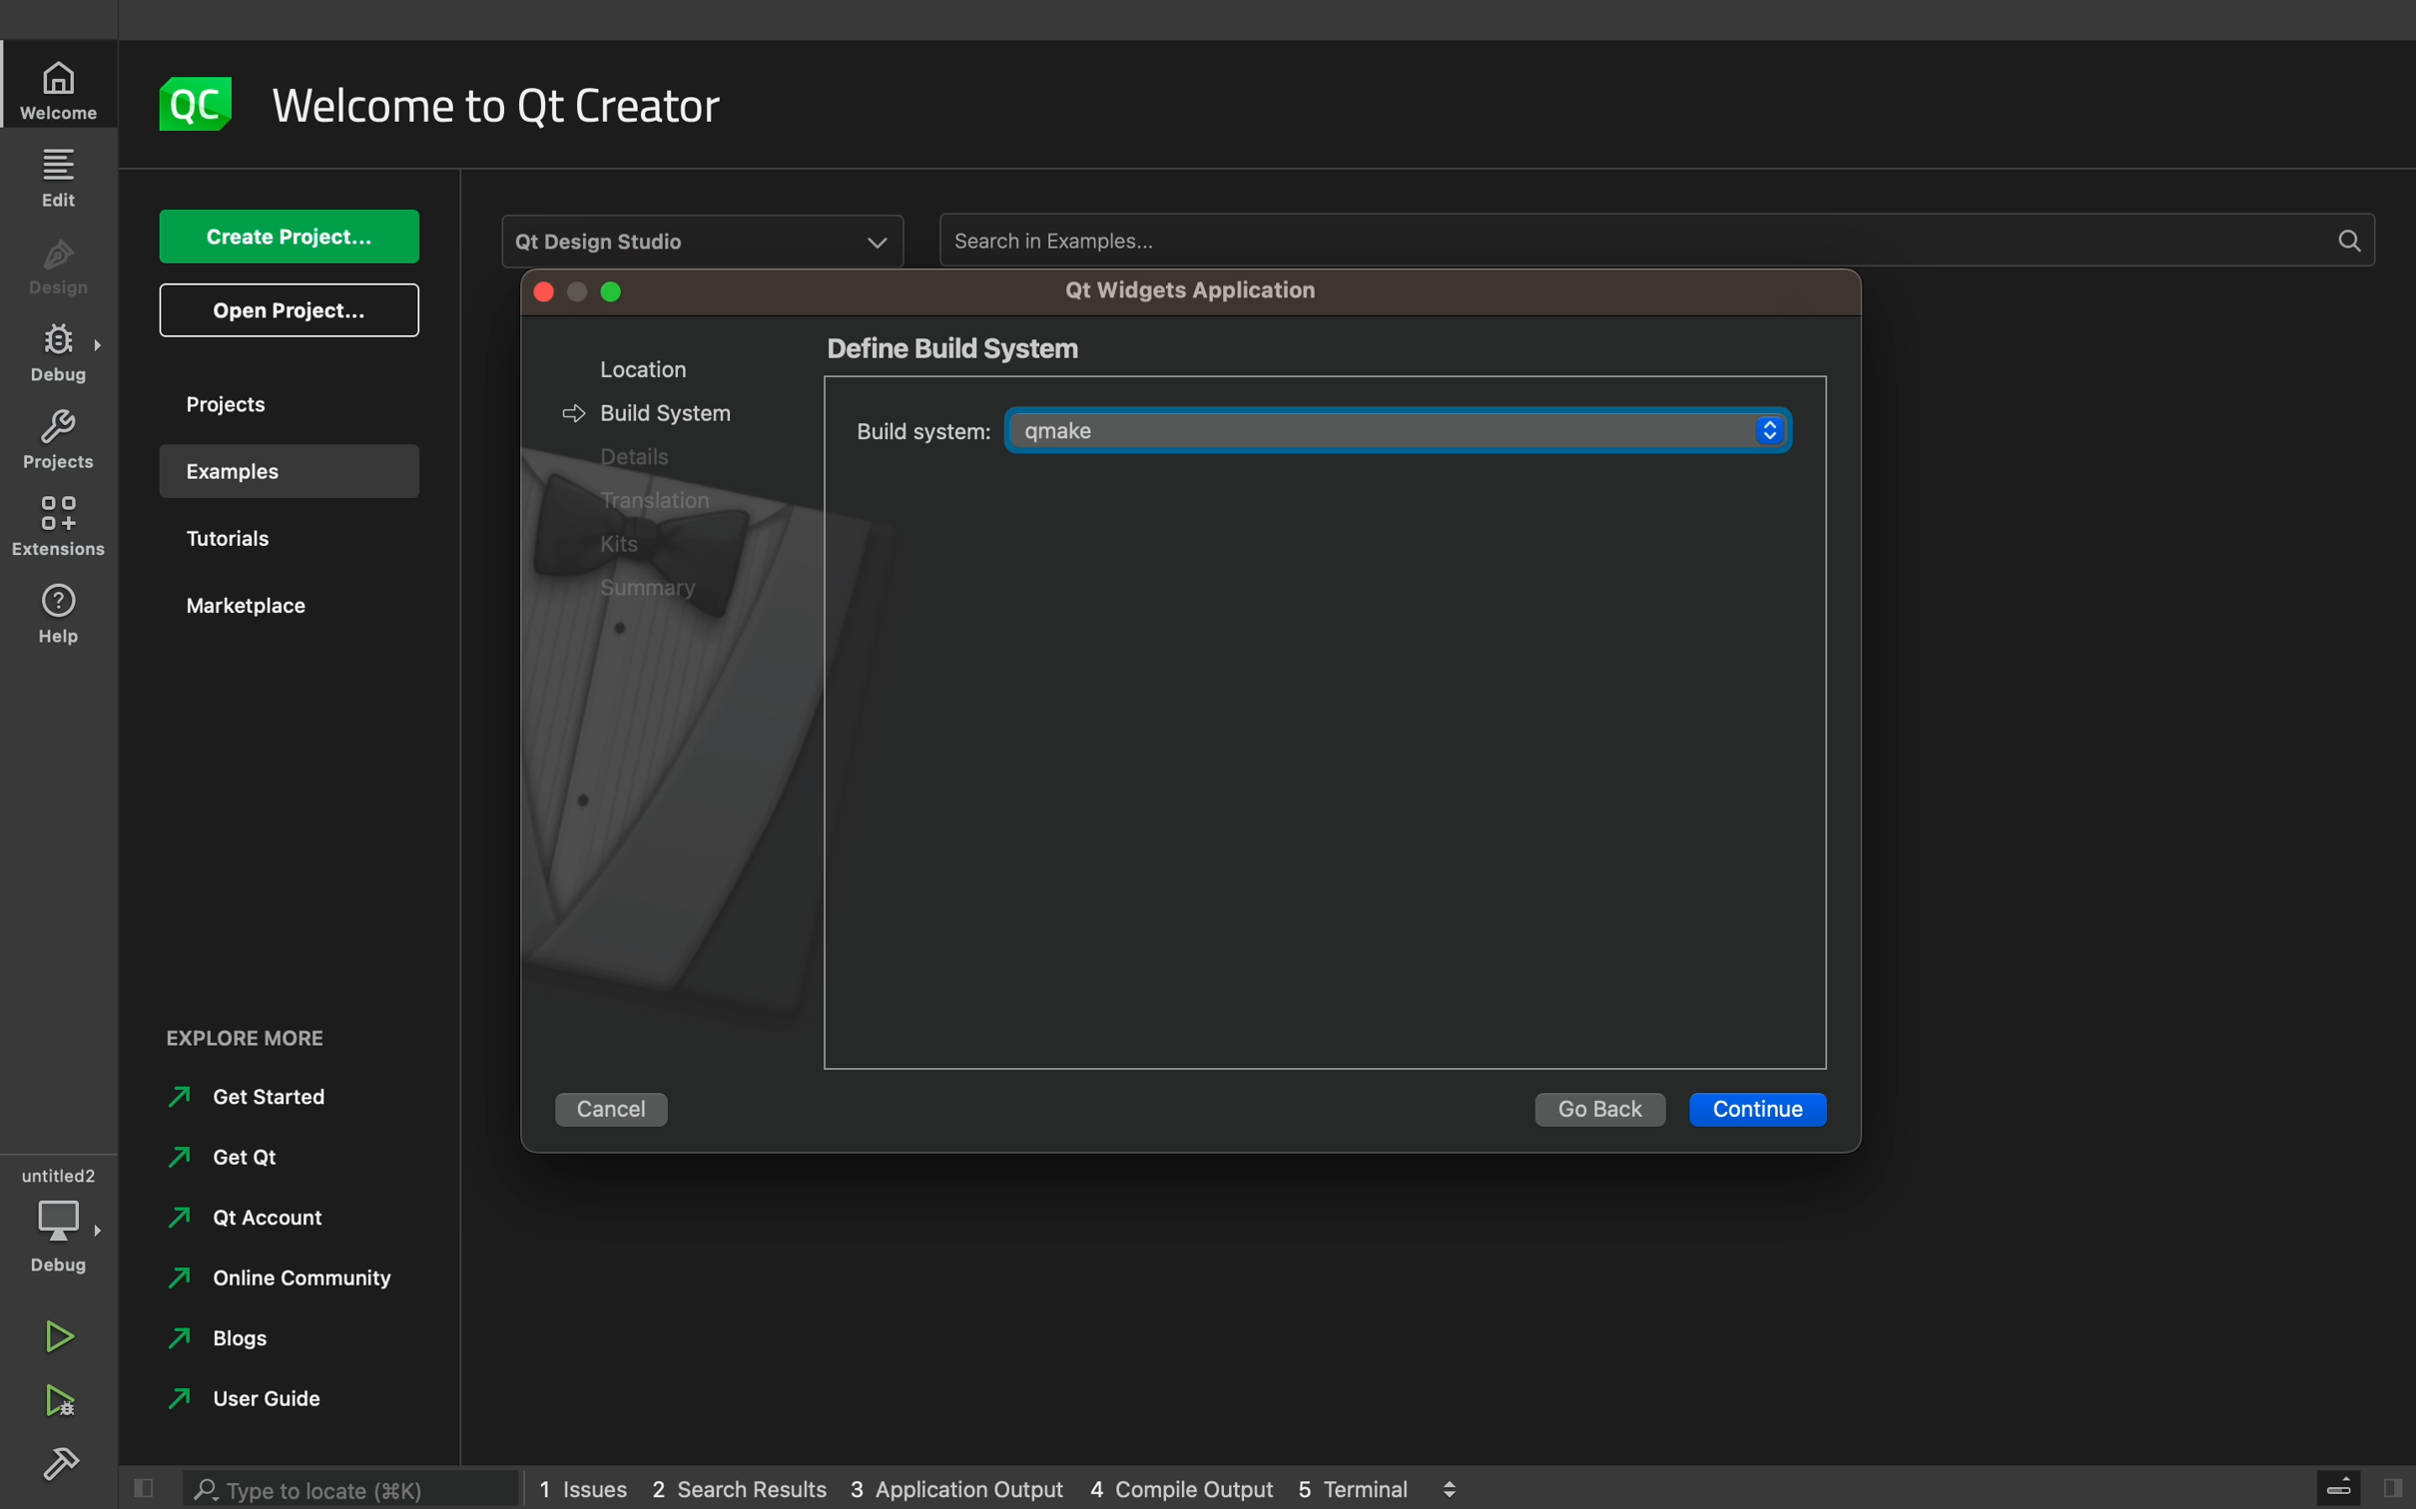  Describe the element at coordinates (290, 310) in the screenshot. I see `open` at that location.